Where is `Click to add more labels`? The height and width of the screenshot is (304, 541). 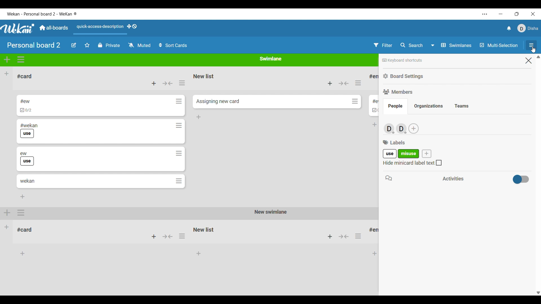 Click to add more labels is located at coordinates (427, 153).